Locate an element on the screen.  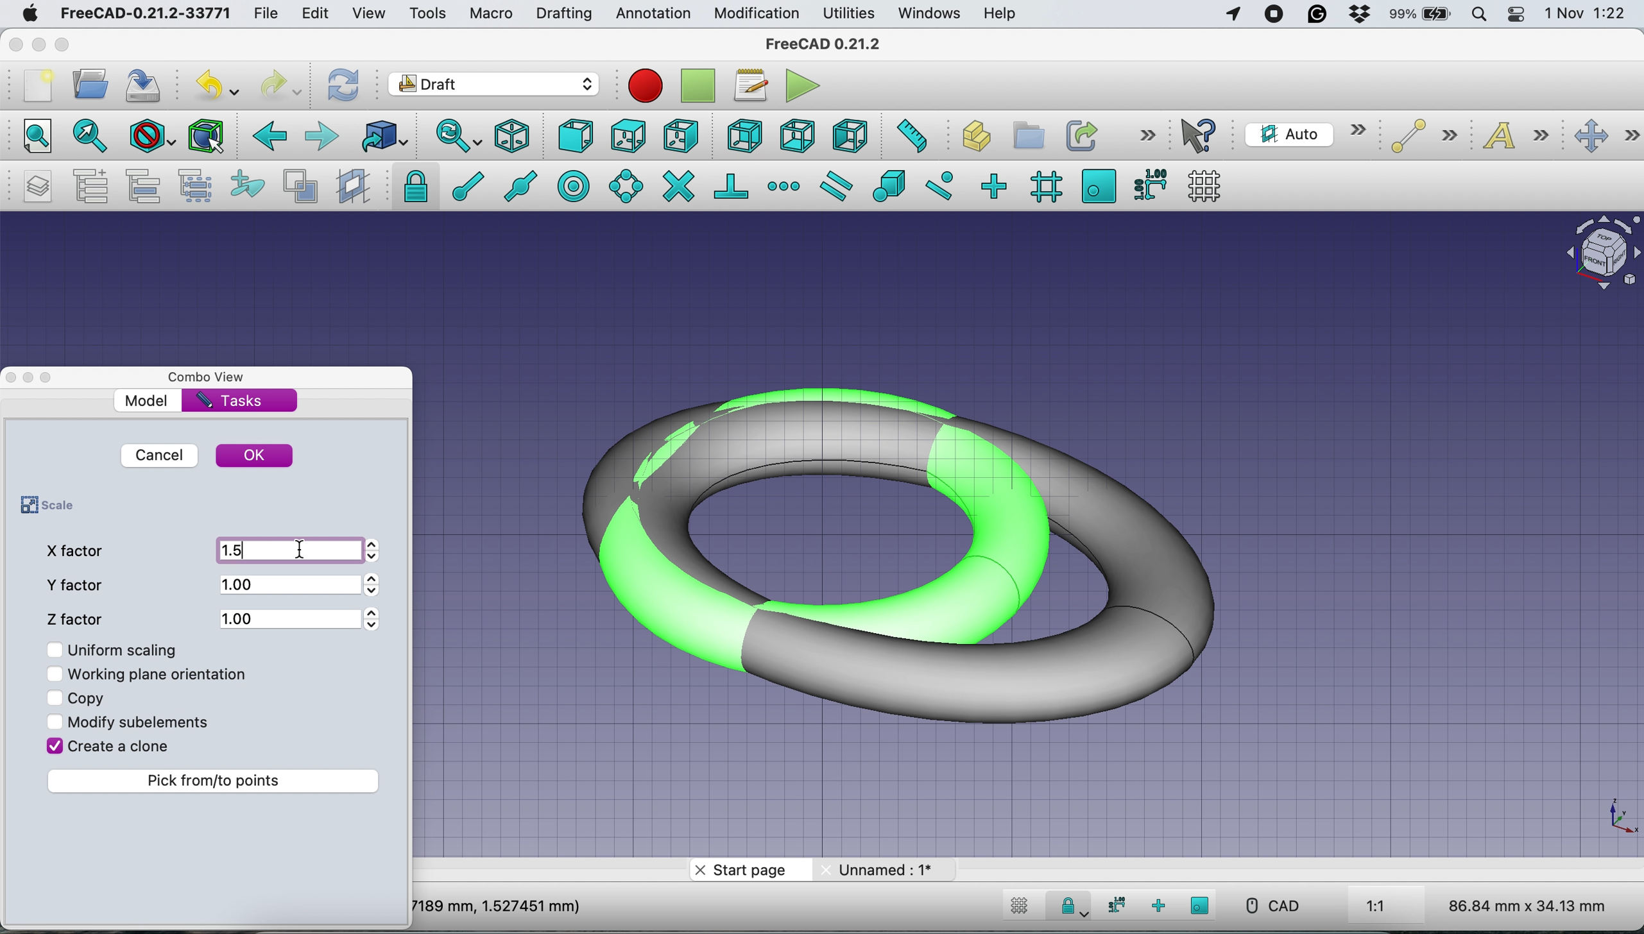
what's this is located at coordinates (1203, 136).